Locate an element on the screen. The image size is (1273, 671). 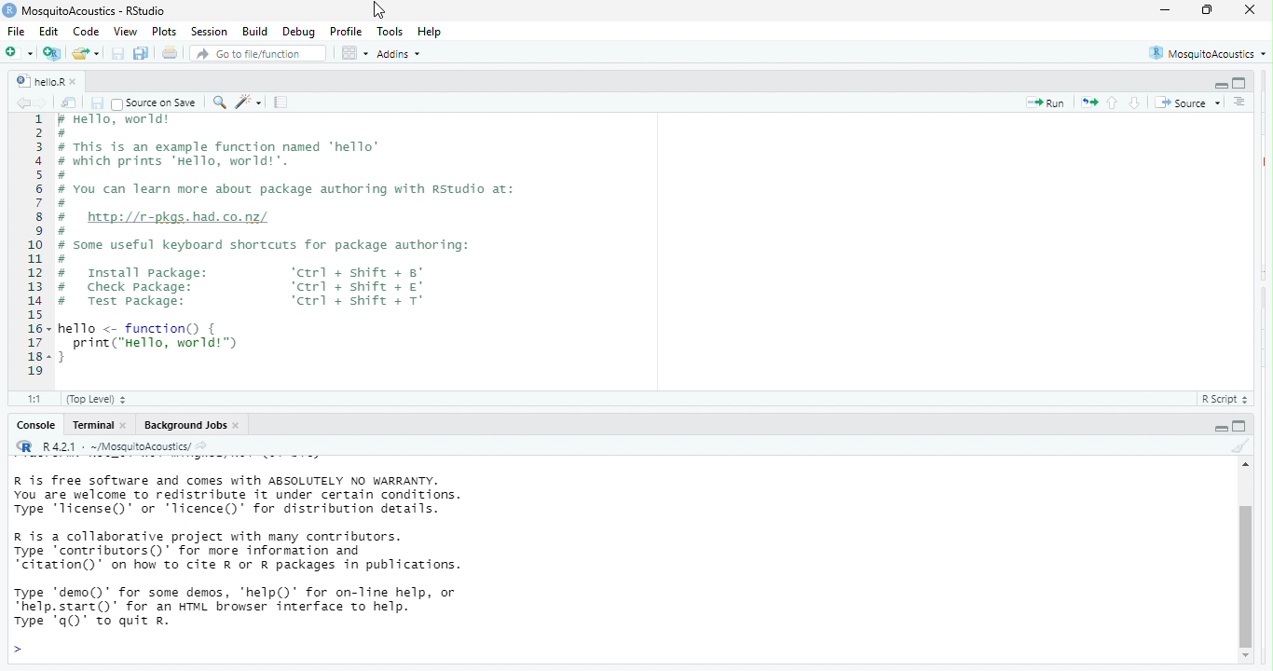
 Go to fie/function is located at coordinates (258, 54).